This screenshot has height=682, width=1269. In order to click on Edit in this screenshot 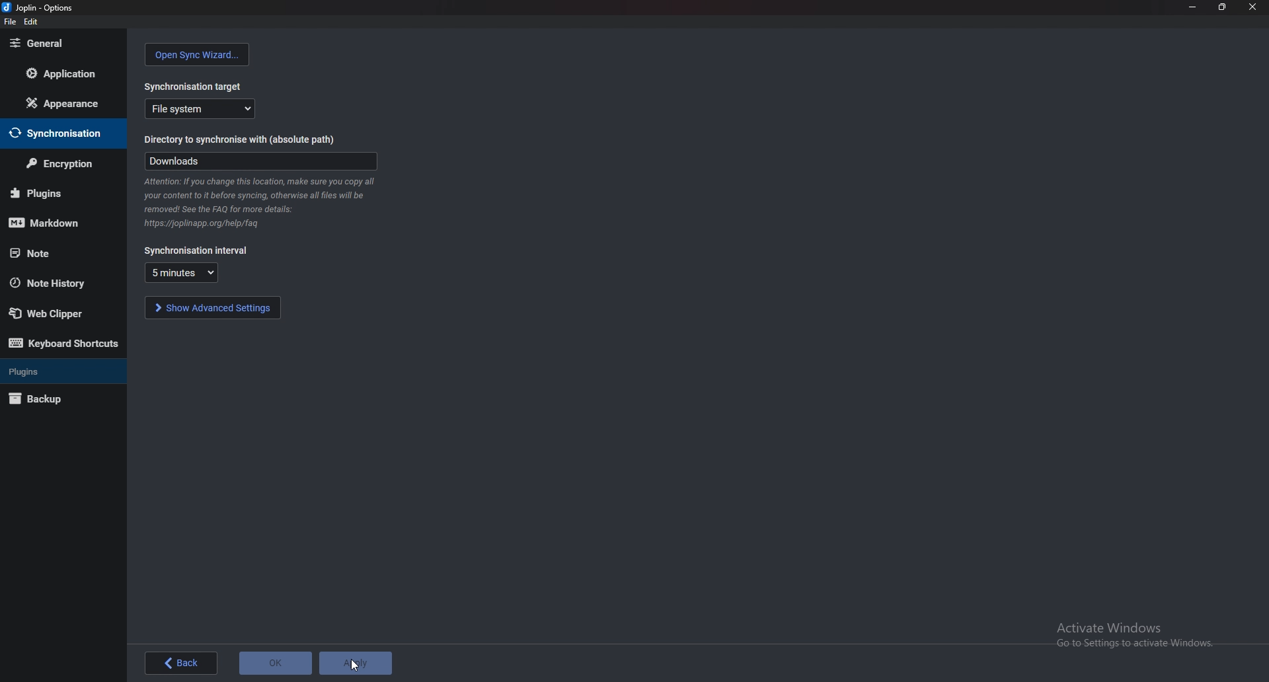, I will do `click(30, 22)`.